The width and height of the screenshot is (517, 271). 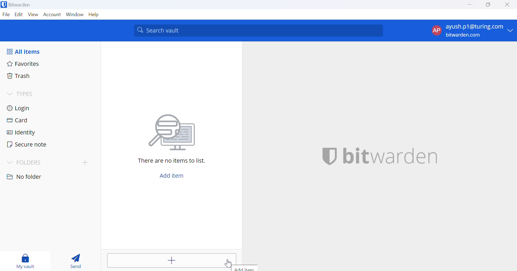 What do you see at coordinates (18, 120) in the screenshot?
I see `Card` at bounding box center [18, 120].